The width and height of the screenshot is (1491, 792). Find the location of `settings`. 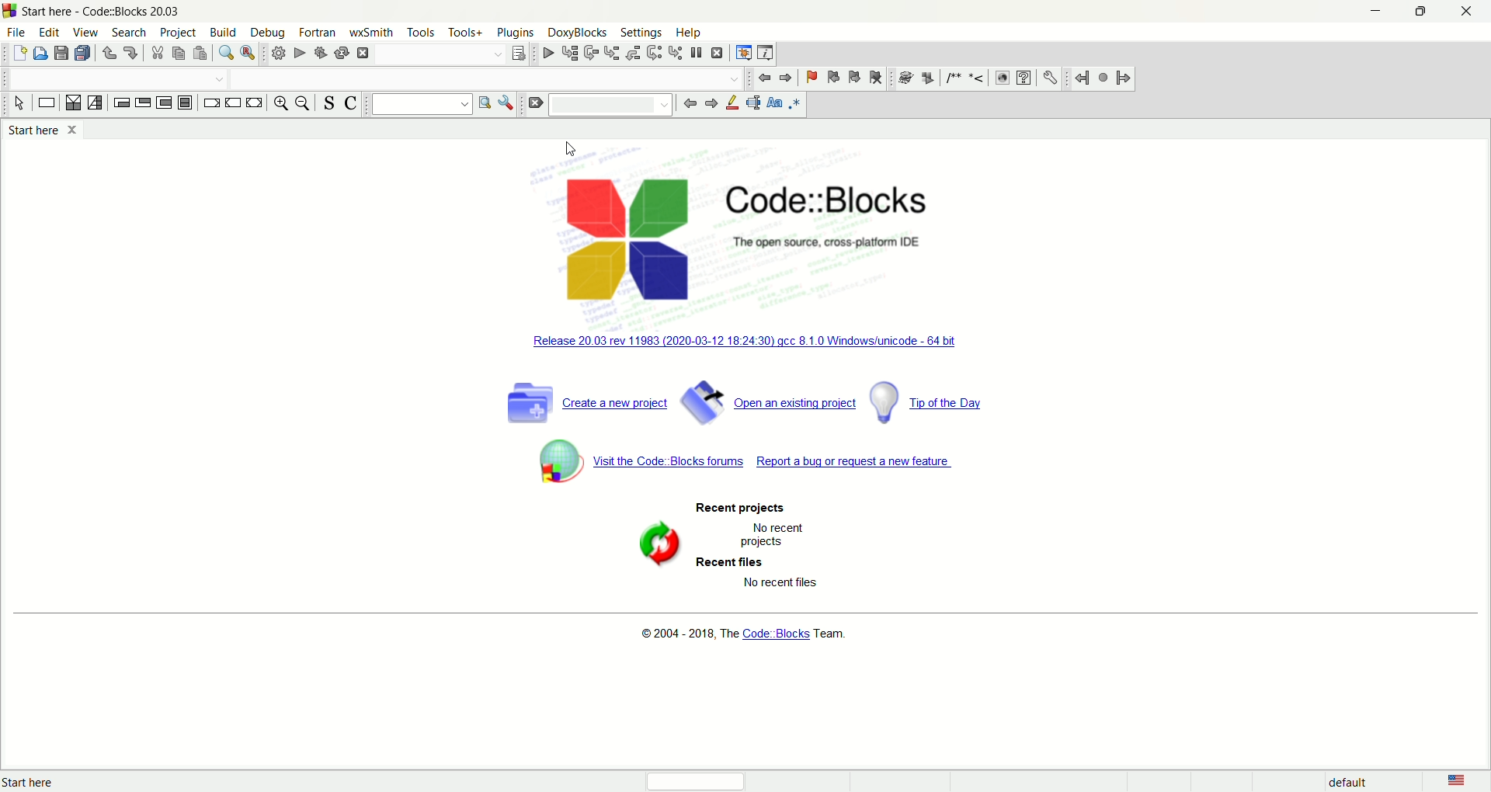

settings is located at coordinates (639, 32).